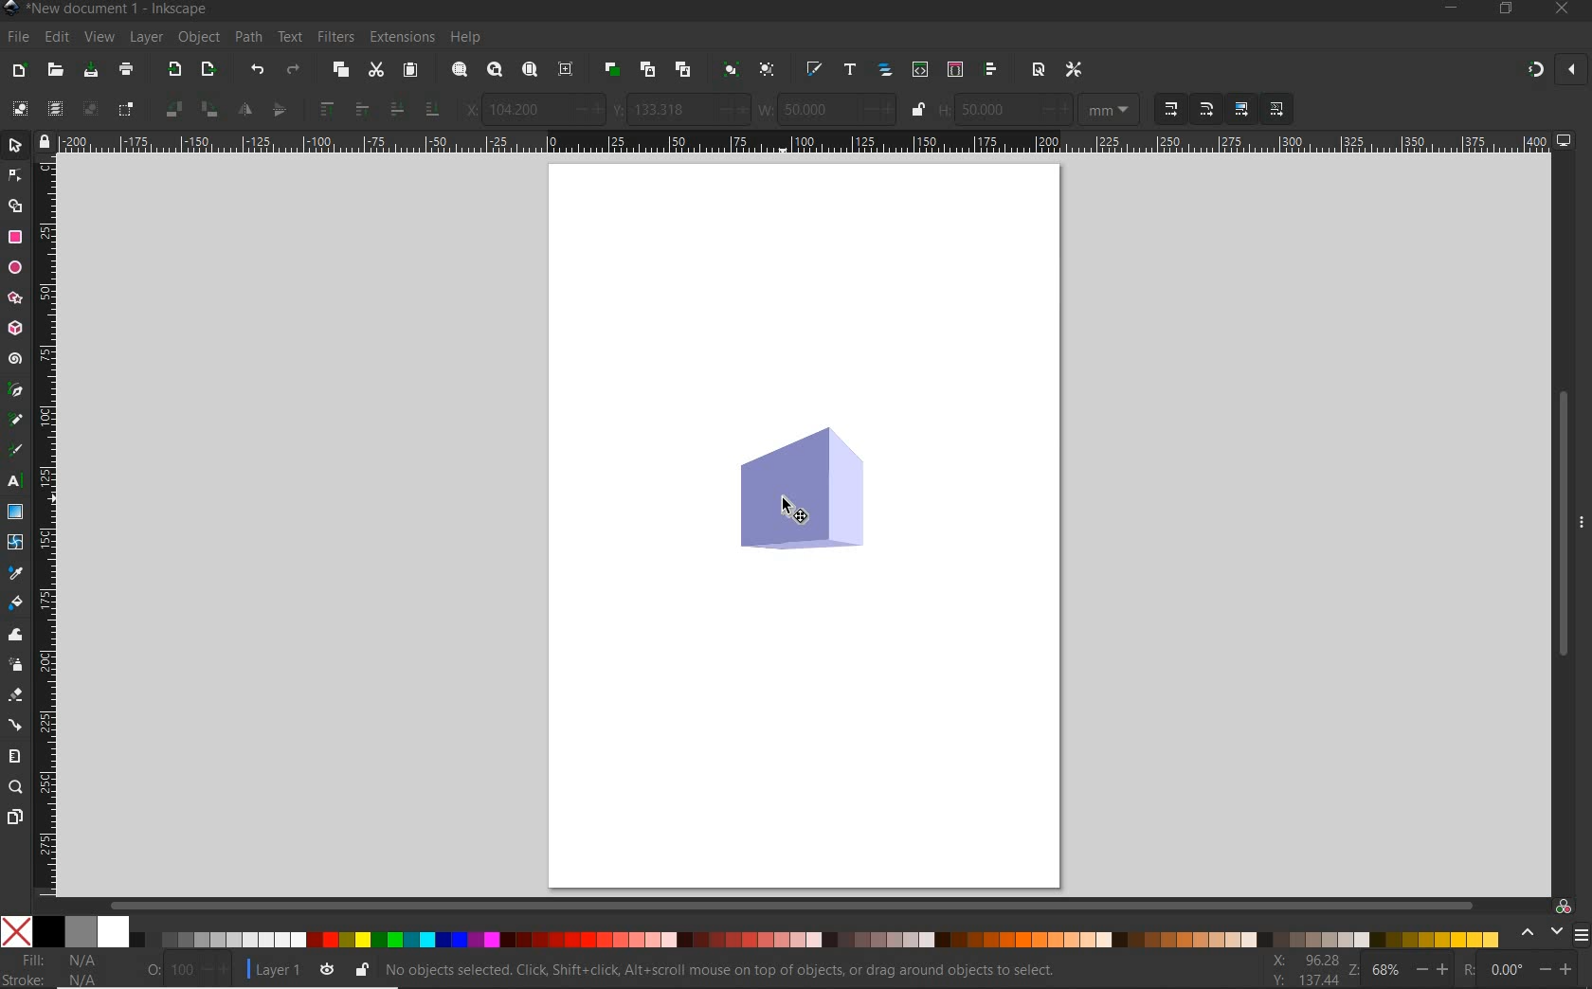  Describe the element at coordinates (17, 664) in the screenshot. I see `spray tool` at that location.